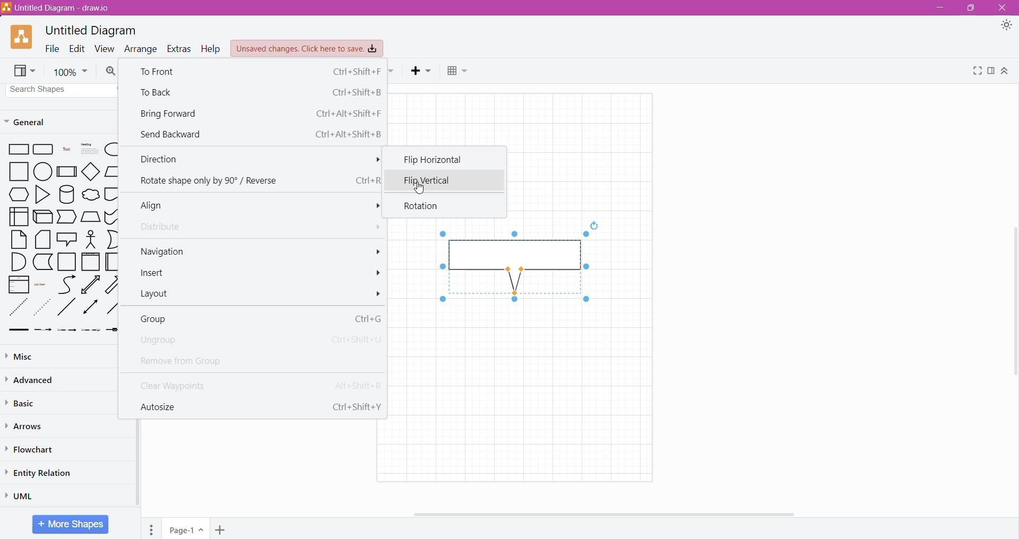 The image size is (1019, 539). What do you see at coordinates (22, 38) in the screenshot?
I see `Application Logo` at bounding box center [22, 38].